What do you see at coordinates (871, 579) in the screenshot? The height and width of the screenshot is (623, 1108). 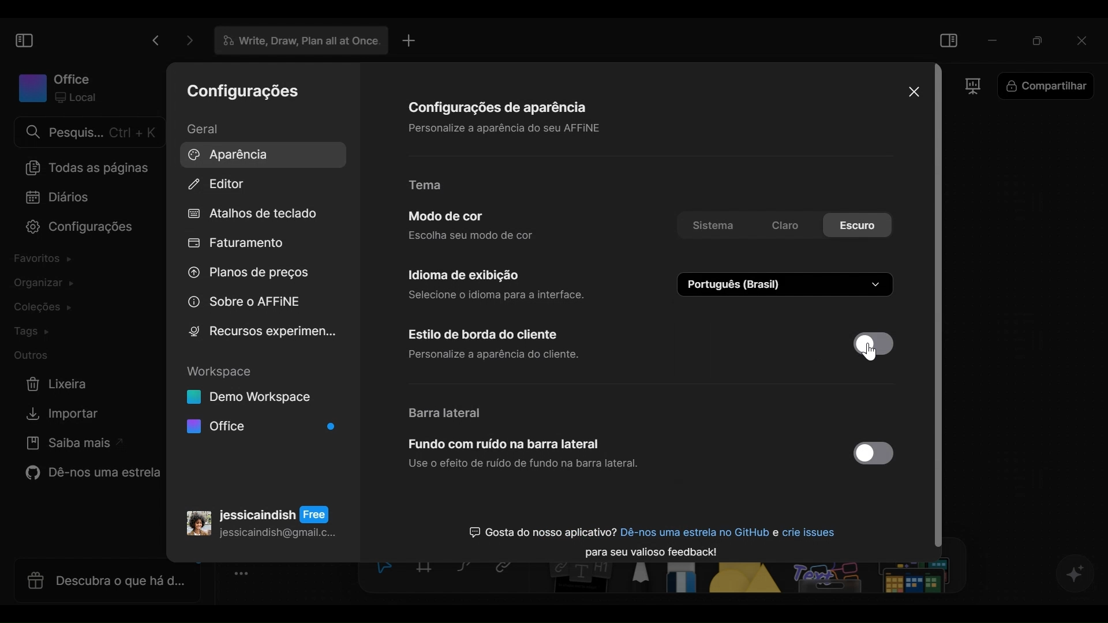 I see `Others` at bounding box center [871, 579].